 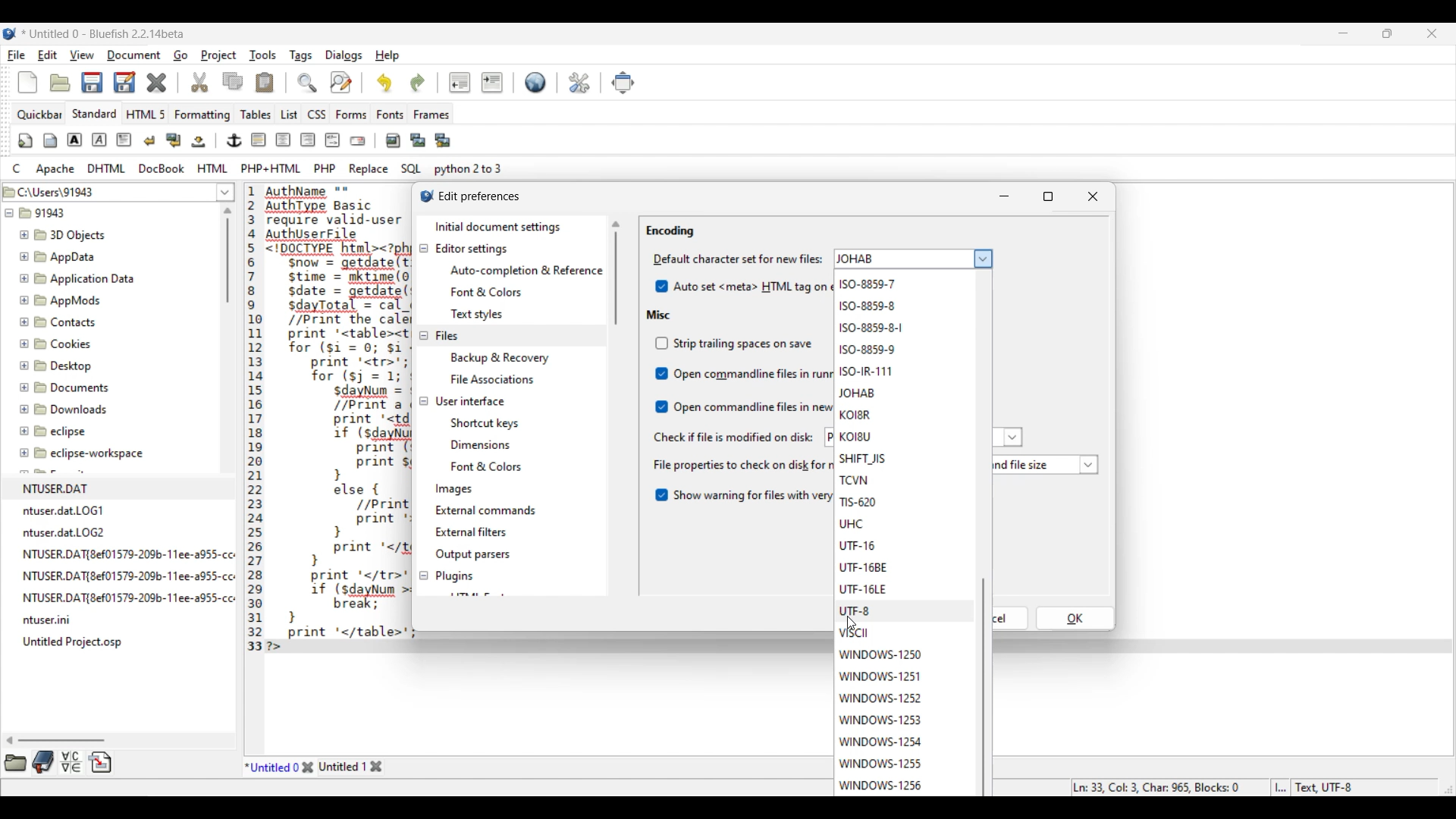 I want to click on Show in smaller tab, so click(x=1387, y=33).